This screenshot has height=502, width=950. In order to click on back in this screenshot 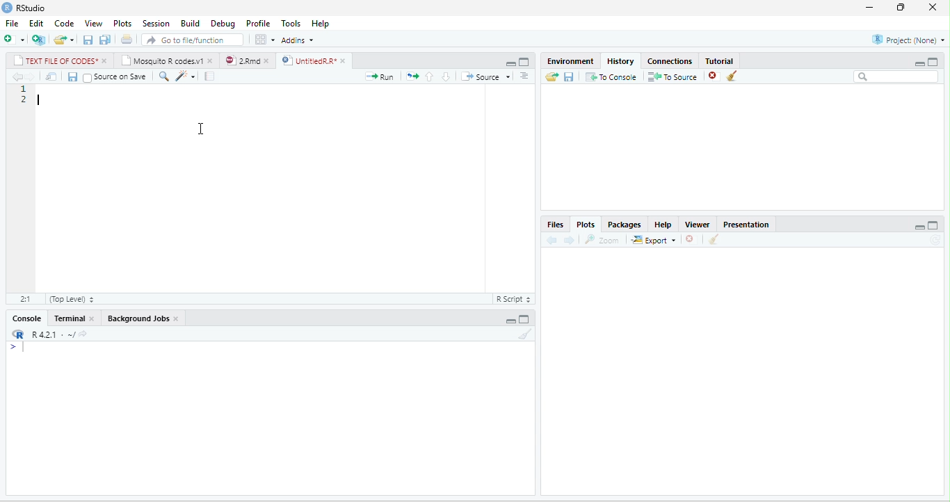, I will do `click(18, 76)`.